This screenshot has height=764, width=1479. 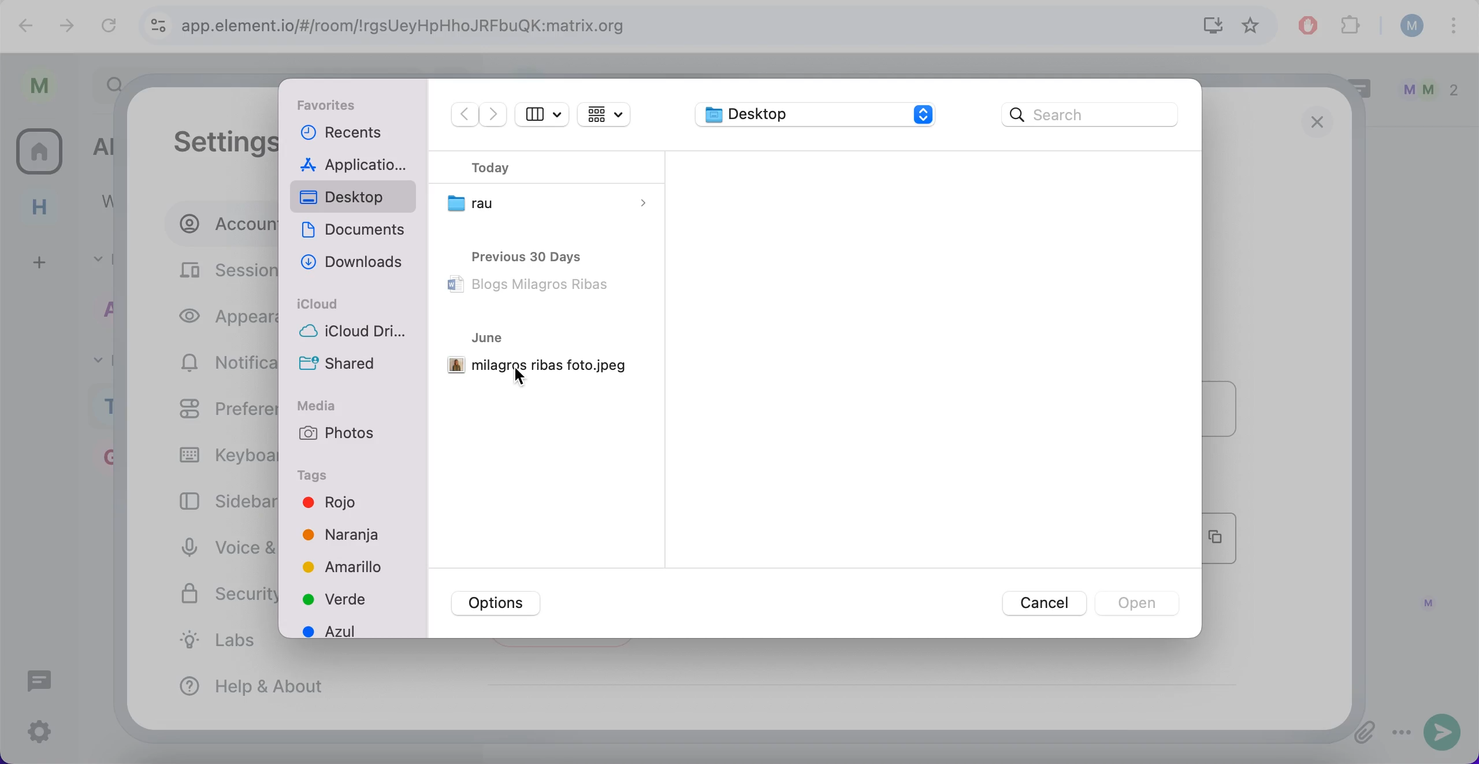 I want to click on forward, so click(x=66, y=27).